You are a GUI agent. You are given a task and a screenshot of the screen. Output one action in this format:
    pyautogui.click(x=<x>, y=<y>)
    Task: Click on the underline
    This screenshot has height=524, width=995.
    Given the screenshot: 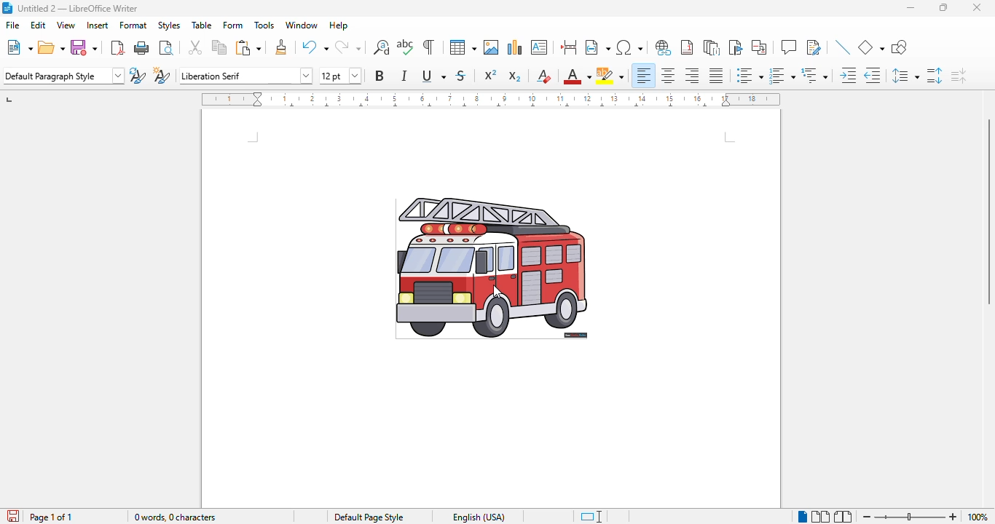 What is the action you would take?
    pyautogui.click(x=434, y=76)
    